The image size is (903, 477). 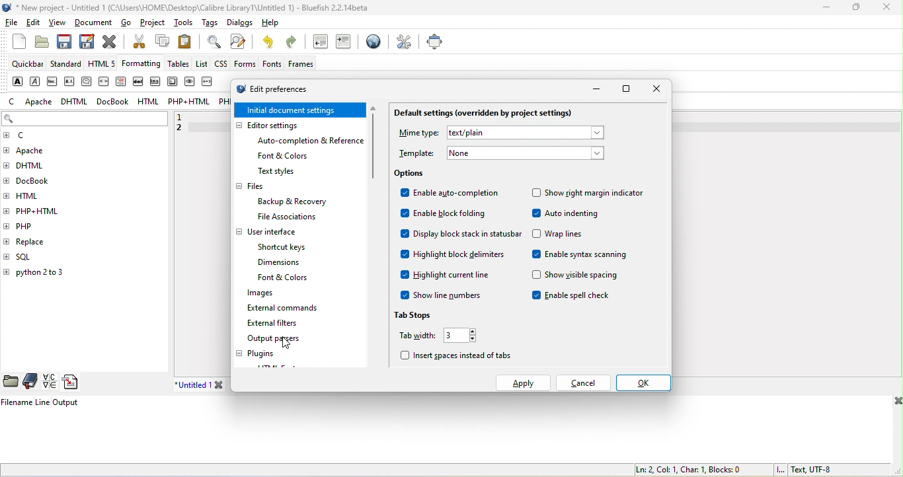 What do you see at coordinates (268, 24) in the screenshot?
I see `help` at bounding box center [268, 24].